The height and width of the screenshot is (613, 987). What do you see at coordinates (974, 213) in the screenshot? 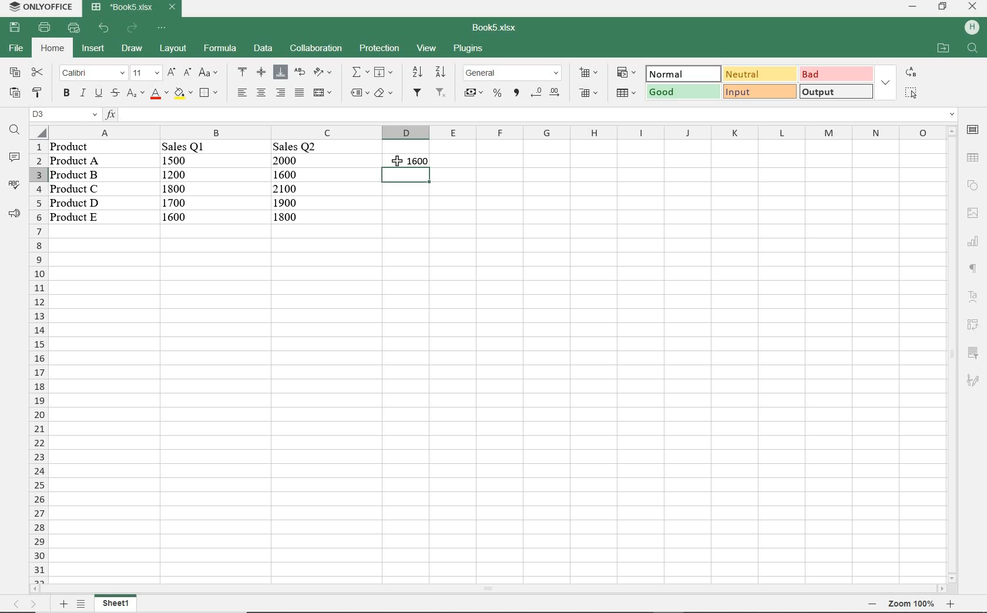
I see `image` at bounding box center [974, 213].